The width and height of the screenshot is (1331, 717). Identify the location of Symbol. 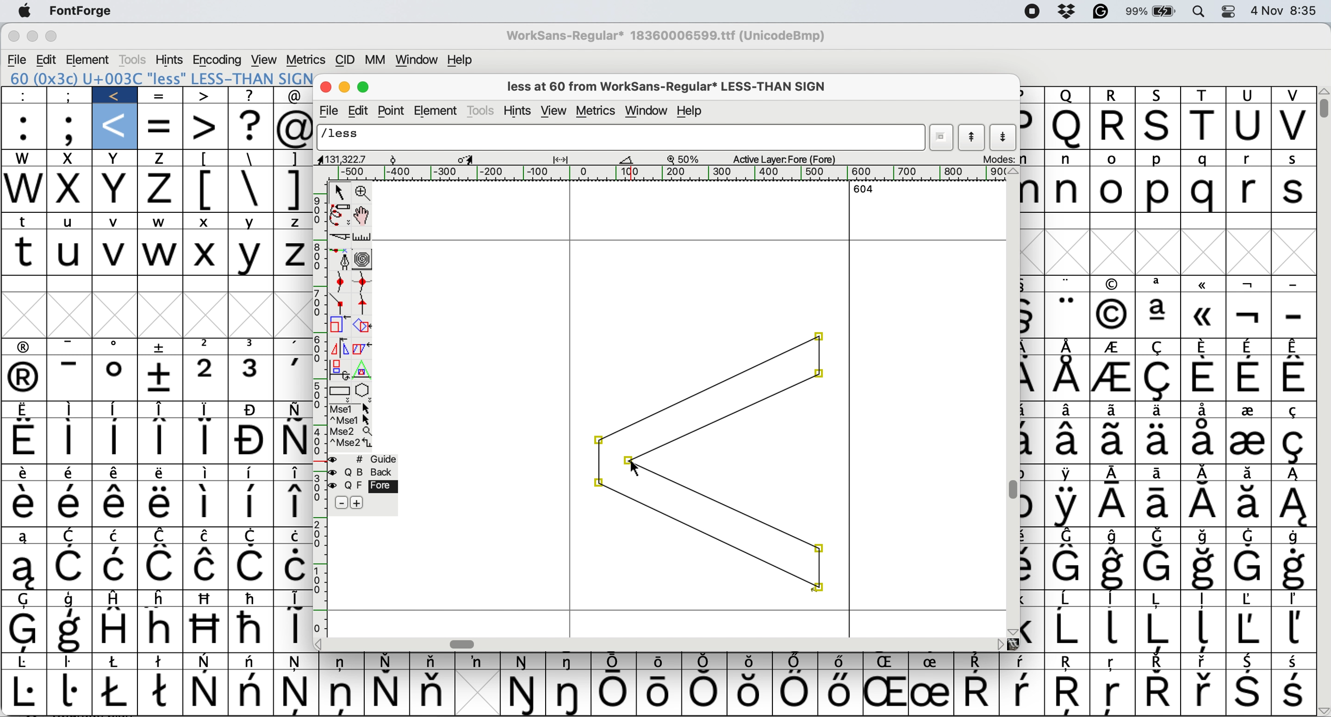
(1112, 409).